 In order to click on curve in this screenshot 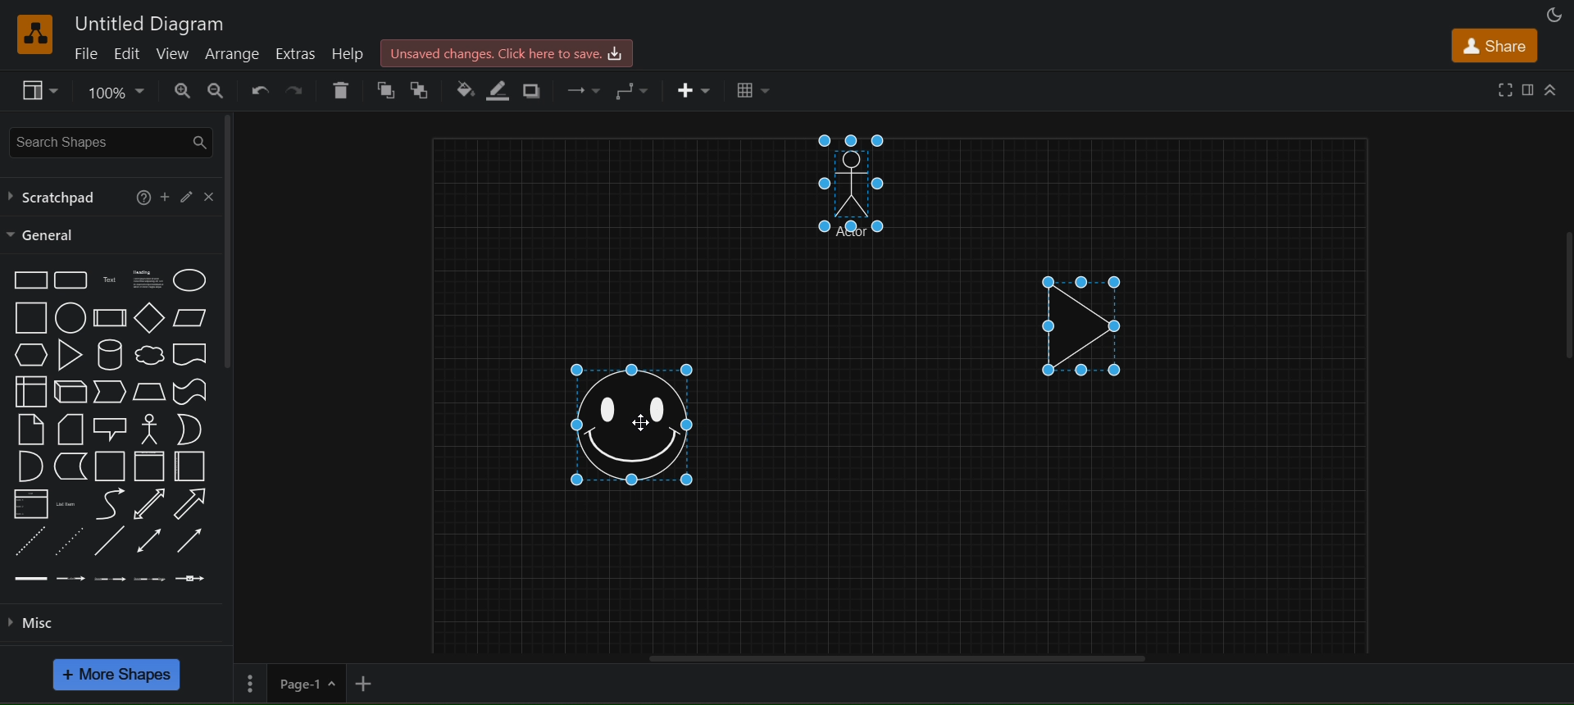, I will do `click(109, 503)`.